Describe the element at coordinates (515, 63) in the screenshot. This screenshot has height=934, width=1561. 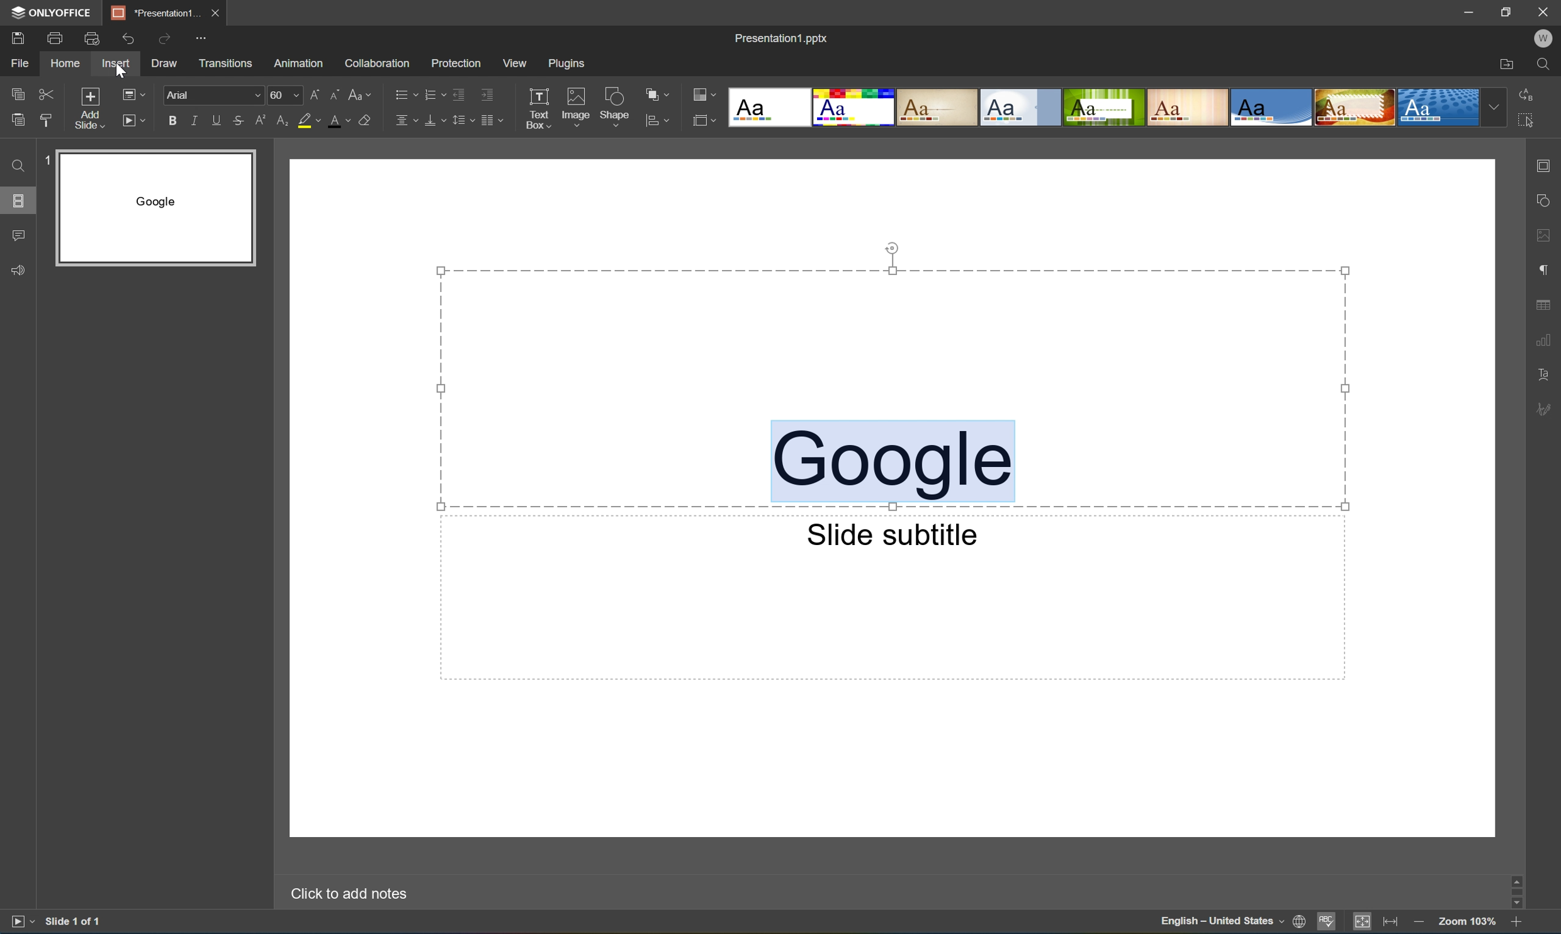
I see `View` at that location.